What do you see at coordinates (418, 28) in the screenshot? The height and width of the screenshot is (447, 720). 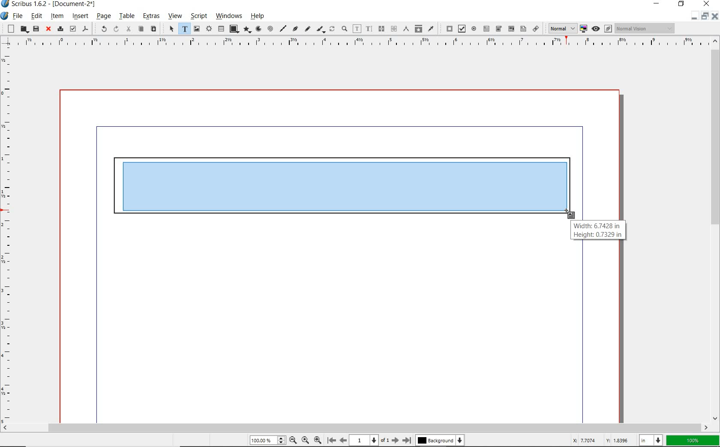 I see `copy item properties` at bounding box center [418, 28].